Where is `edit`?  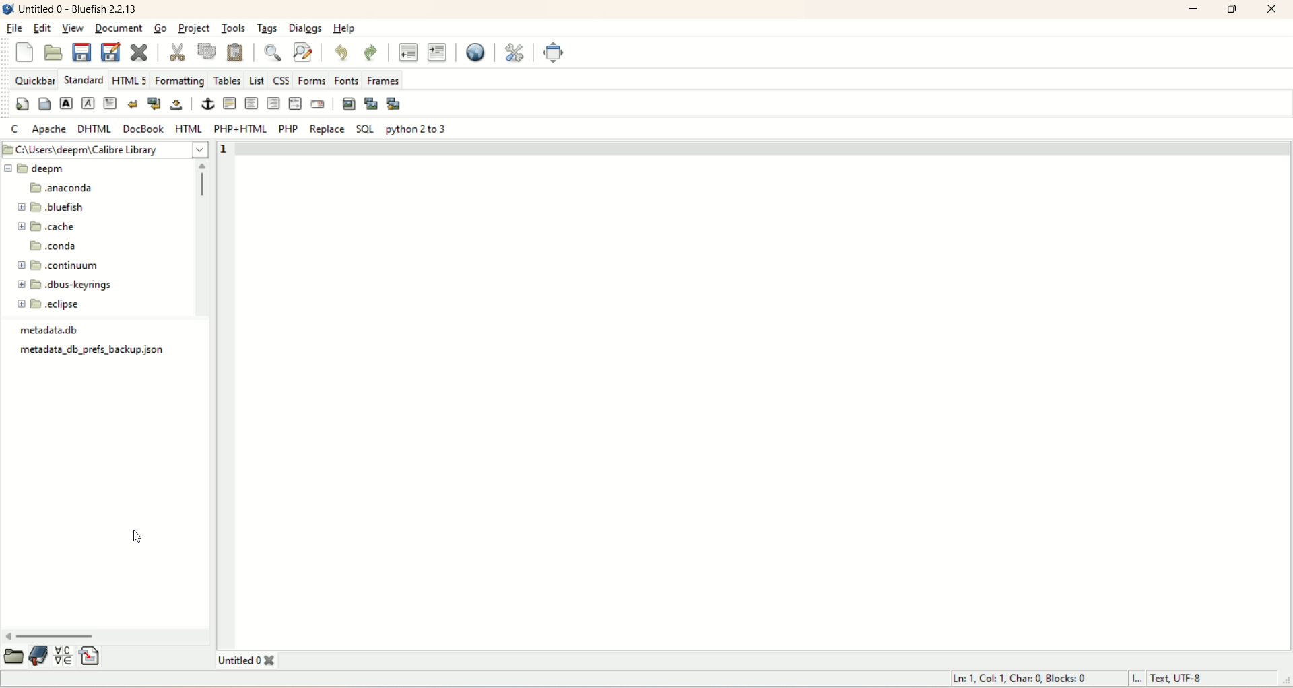
edit is located at coordinates (41, 28).